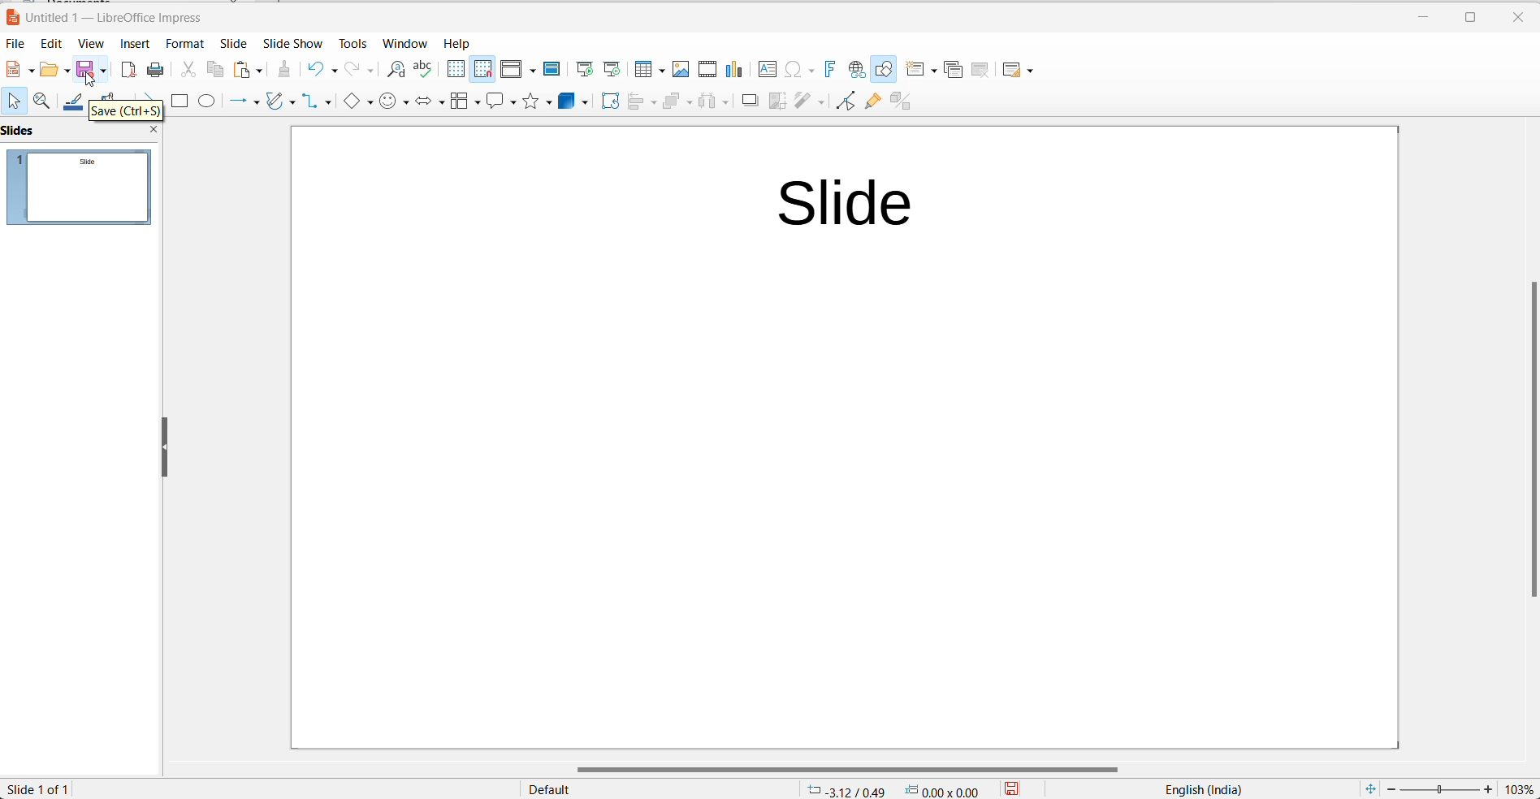 This screenshot has width=1540, height=799. What do you see at coordinates (641, 104) in the screenshot?
I see `align` at bounding box center [641, 104].